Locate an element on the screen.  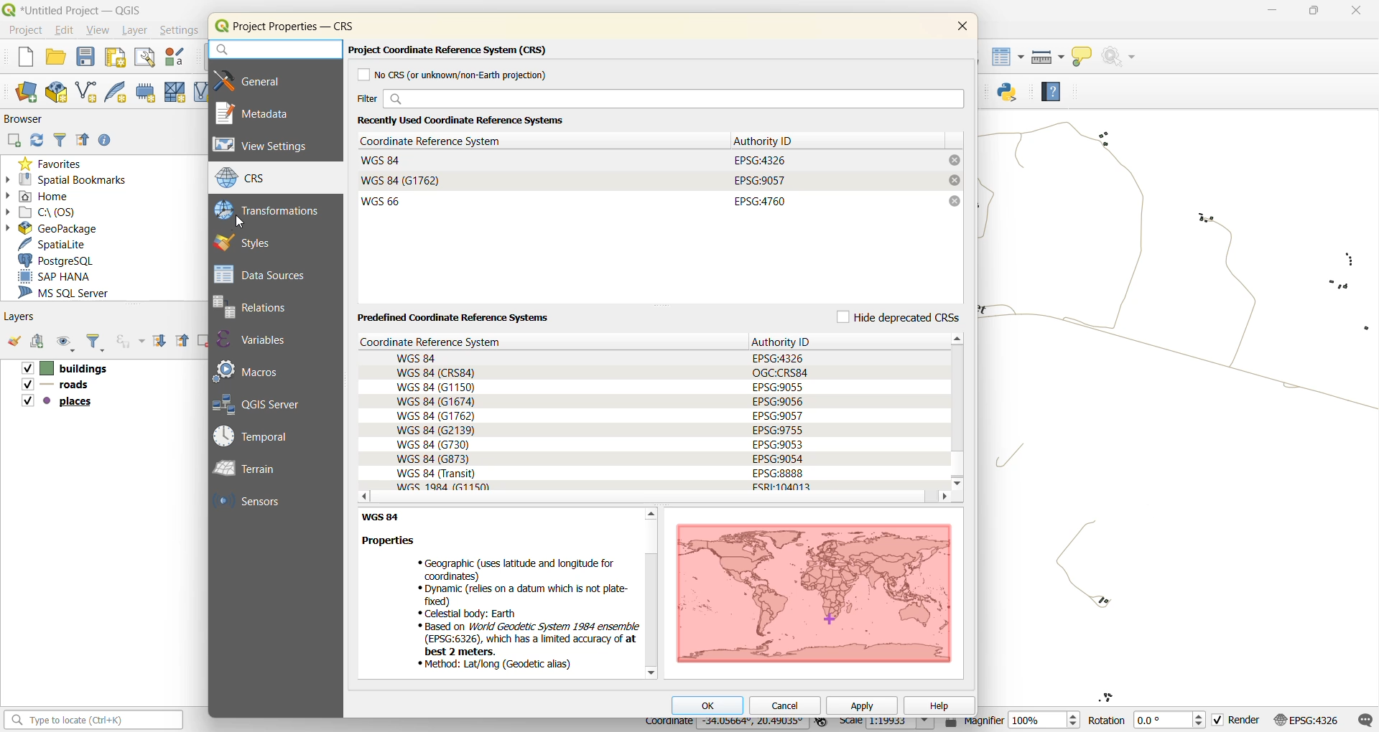
layers is located at coordinates (19, 317).